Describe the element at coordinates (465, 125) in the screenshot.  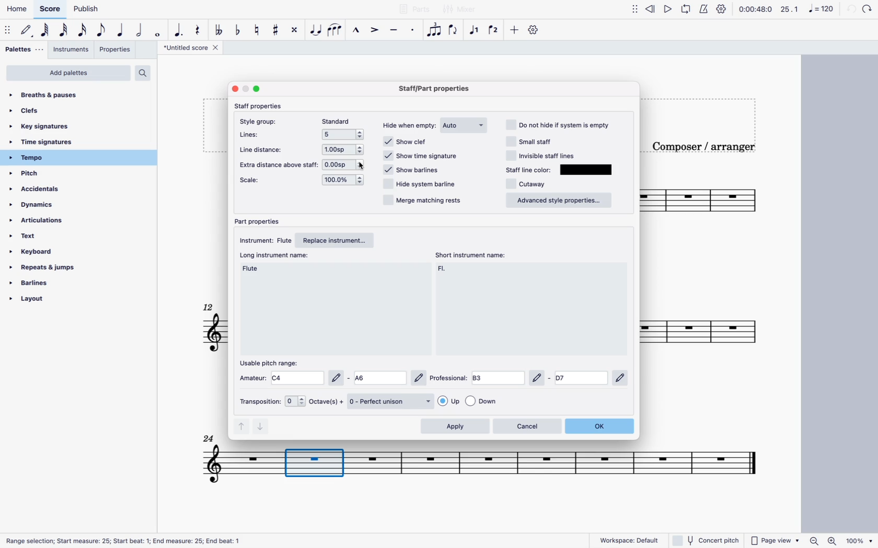
I see `auto` at that location.